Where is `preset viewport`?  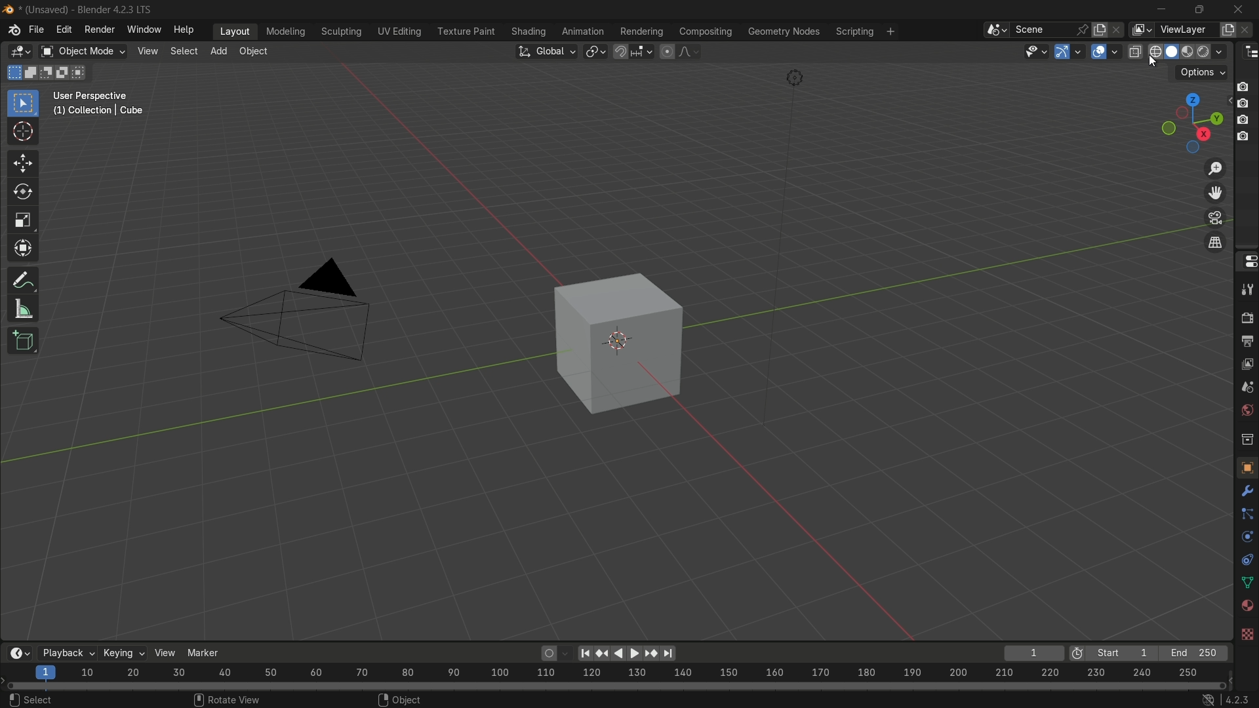 preset viewport is located at coordinates (1186, 123).